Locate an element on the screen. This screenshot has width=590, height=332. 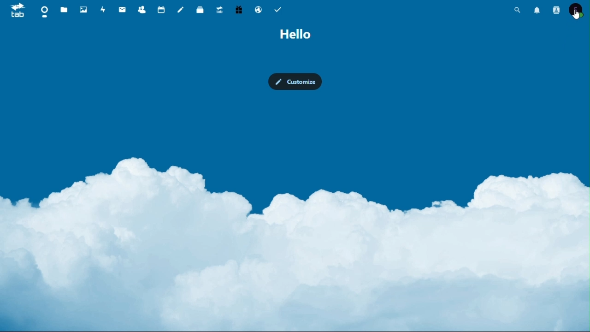
Contacts is located at coordinates (142, 8).